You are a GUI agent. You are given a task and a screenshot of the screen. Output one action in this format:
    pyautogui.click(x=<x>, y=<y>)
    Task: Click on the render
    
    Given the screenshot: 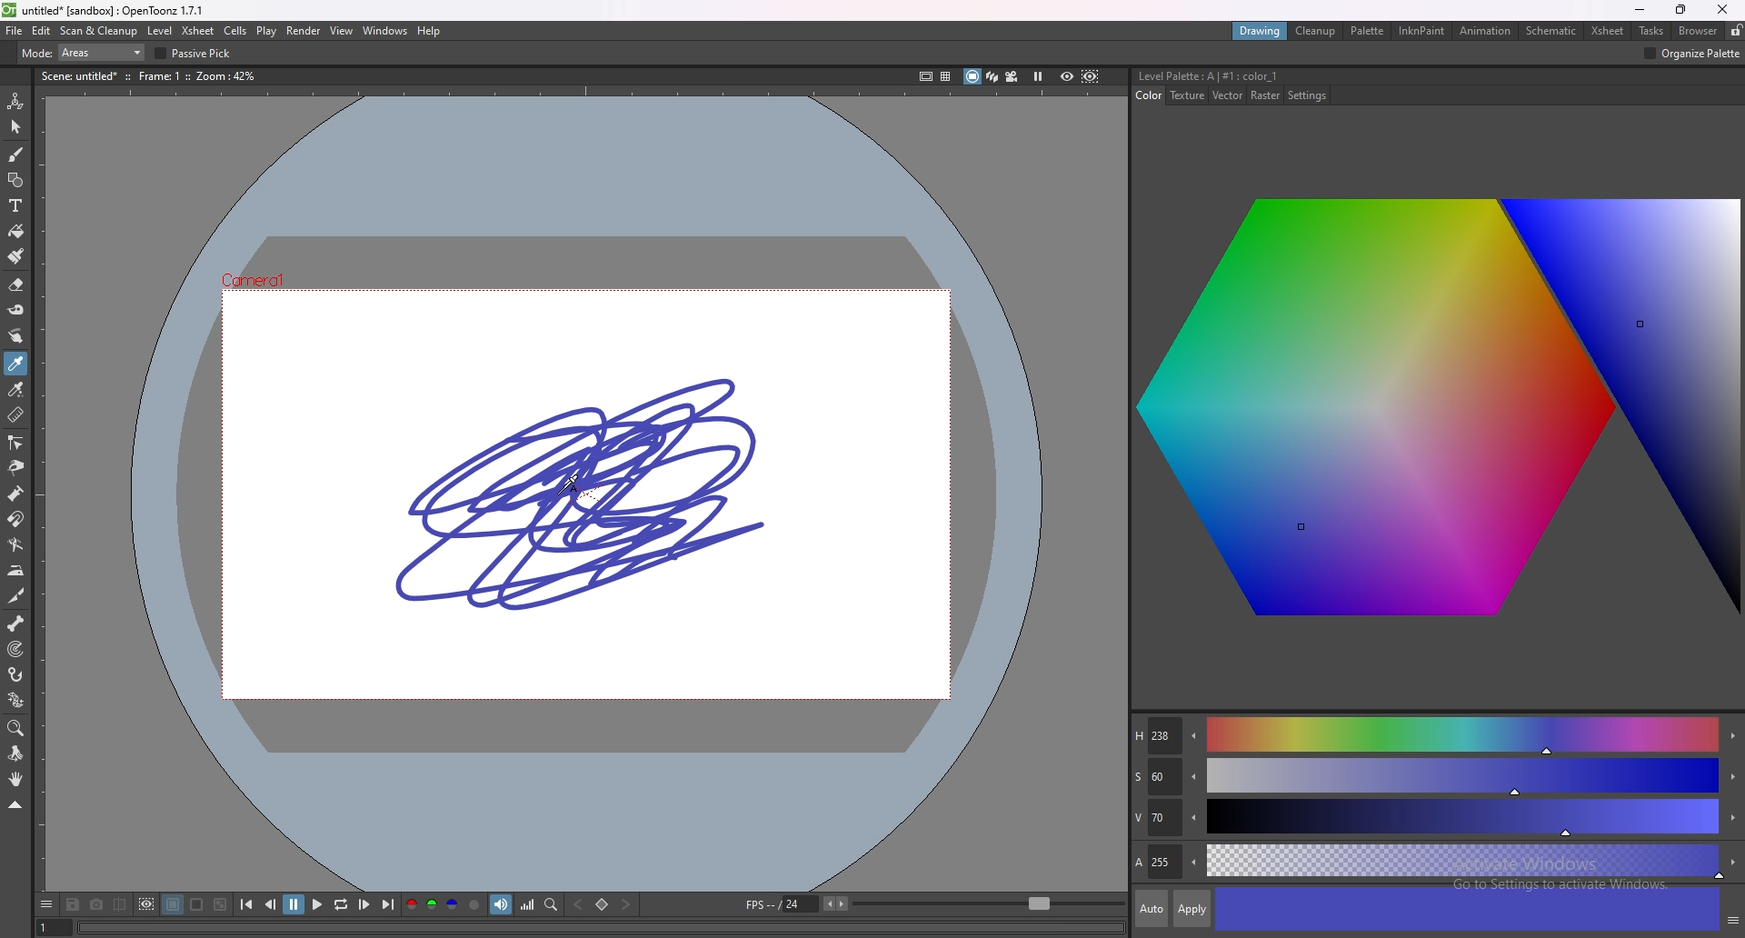 What is the action you would take?
    pyautogui.click(x=304, y=30)
    